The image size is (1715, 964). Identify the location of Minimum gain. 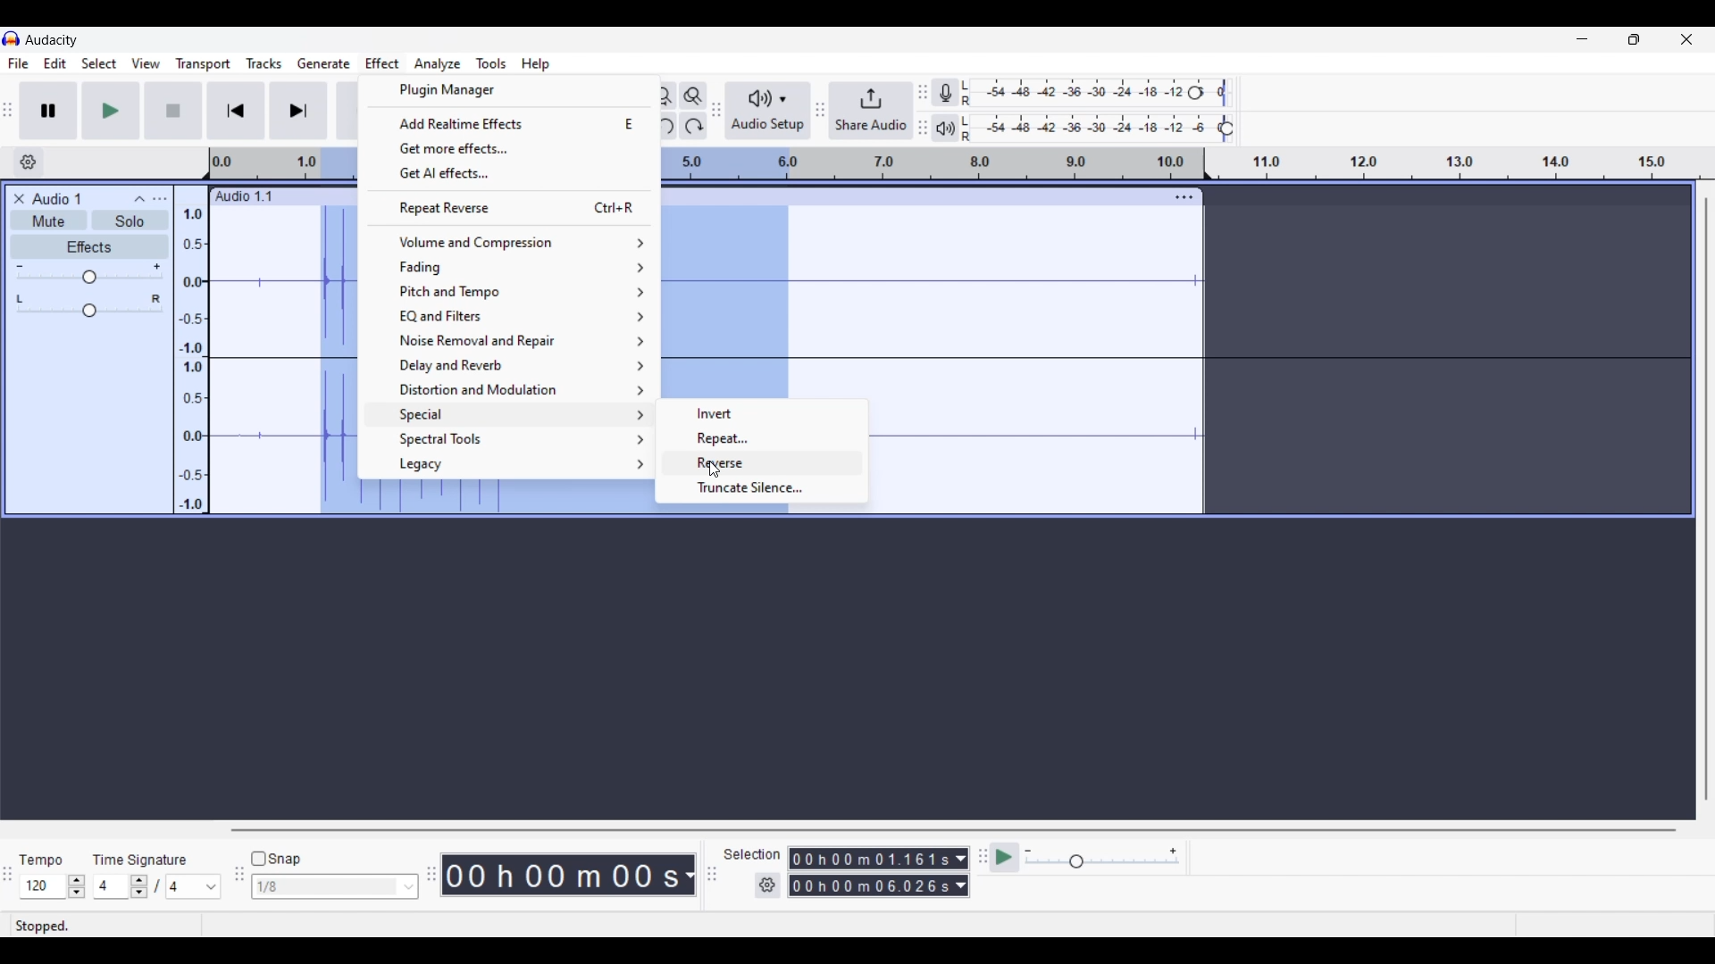
(19, 266).